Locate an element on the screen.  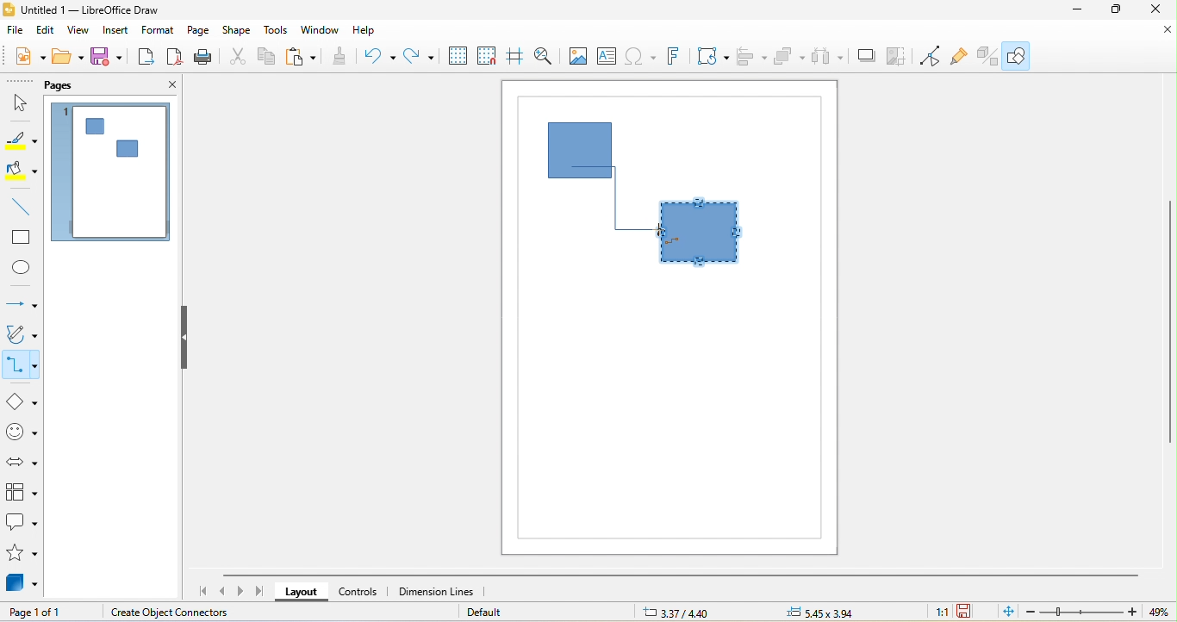
save is located at coordinates (105, 57).